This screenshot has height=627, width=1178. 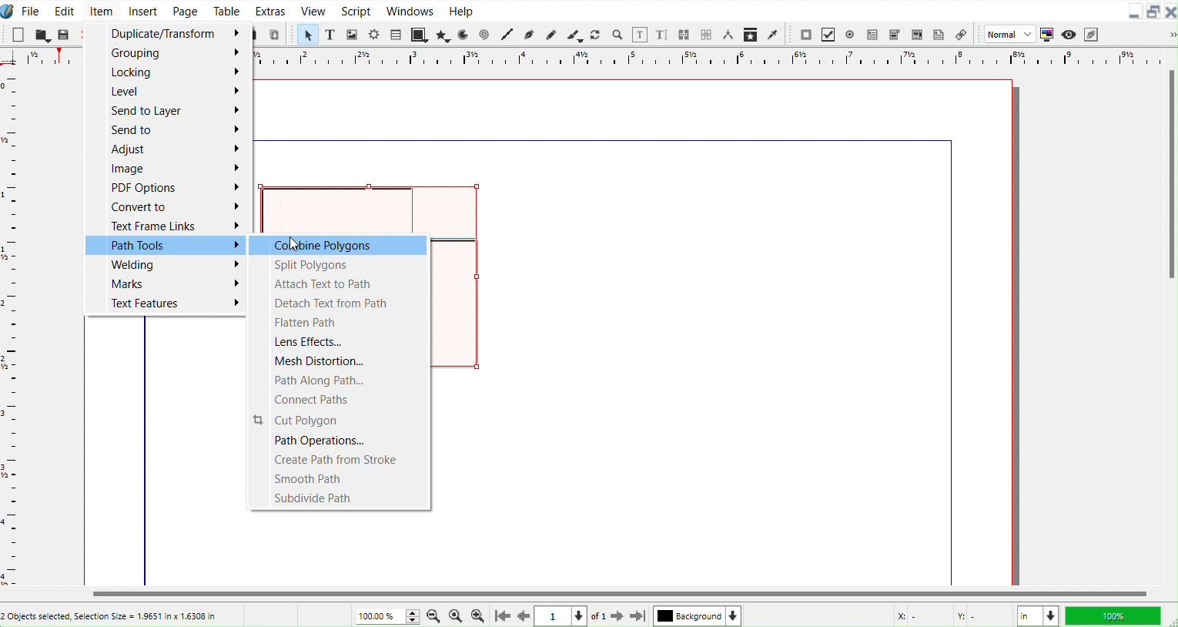 I want to click on Rotate Item, so click(x=596, y=35).